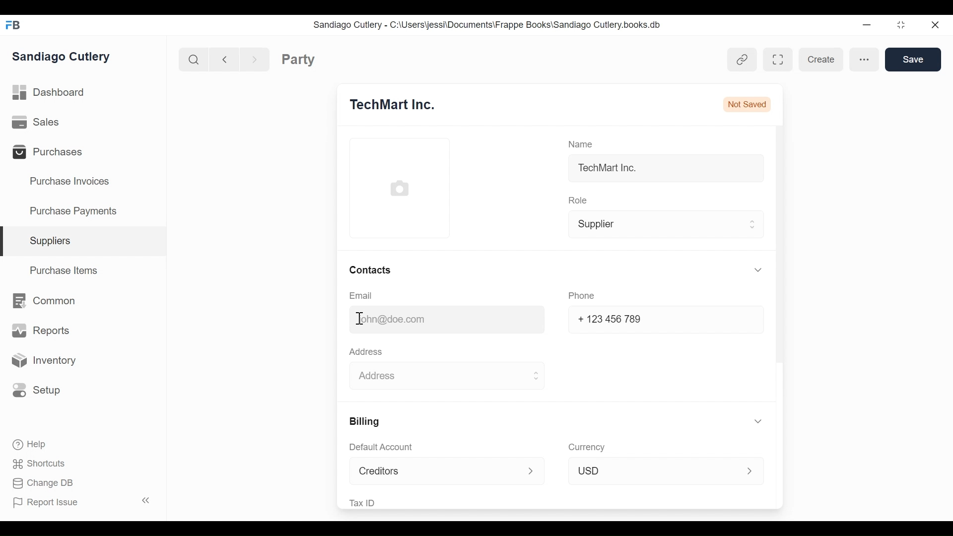  Describe the element at coordinates (39, 330) in the screenshot. I see `Reports` at that location.